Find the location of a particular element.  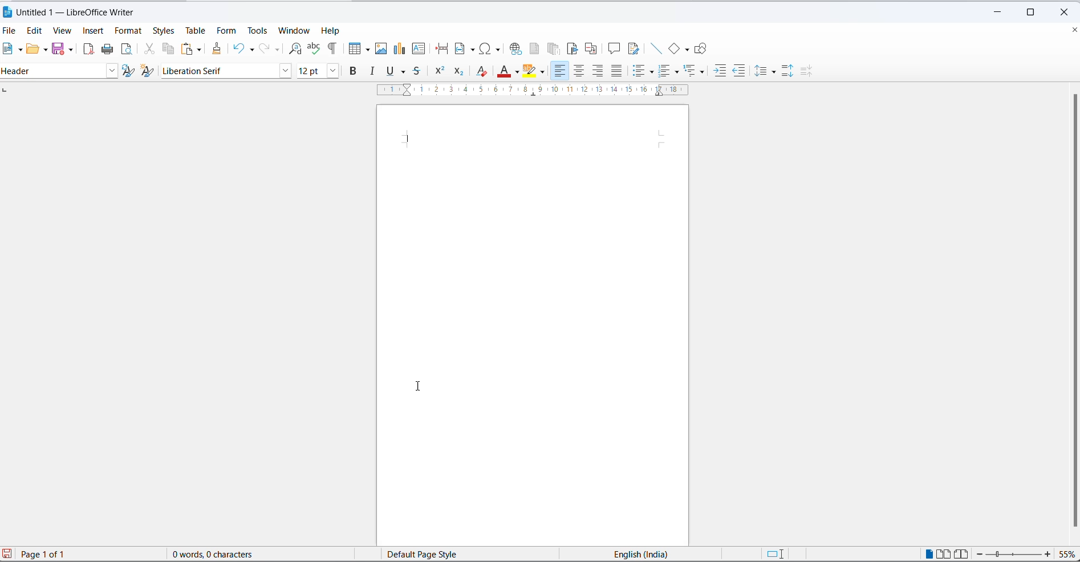

insert line is located at coordinates (655, 49).